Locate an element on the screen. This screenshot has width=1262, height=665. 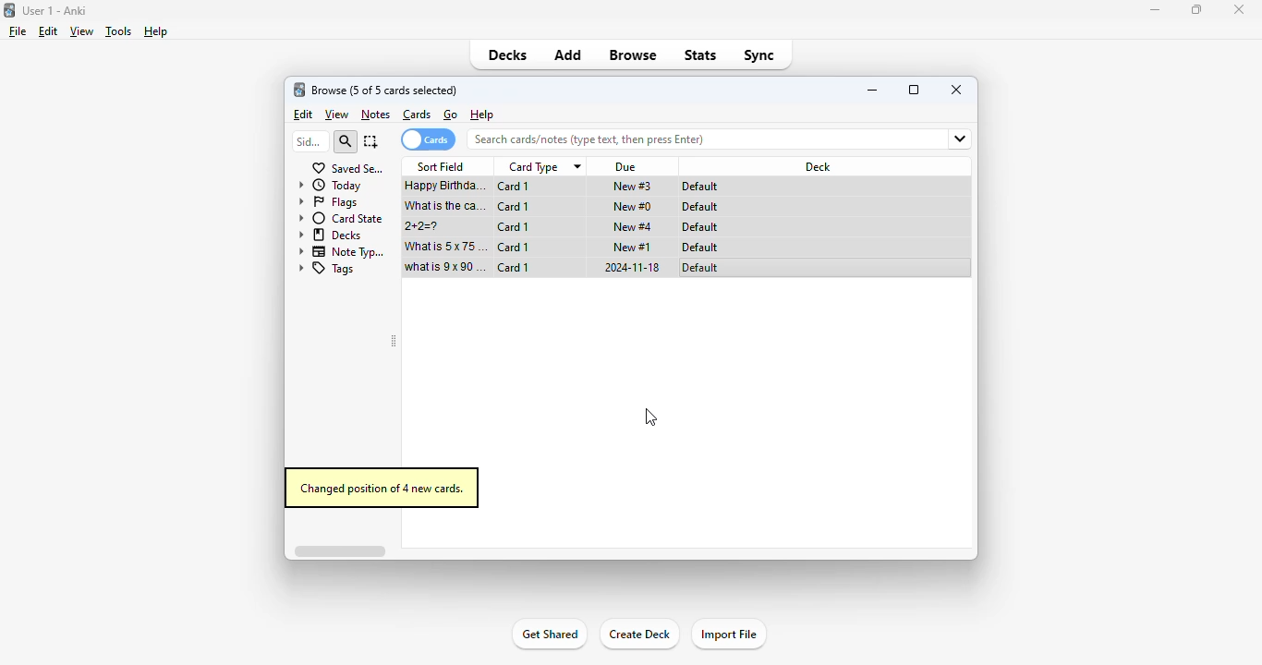
title is located at coordinates (54, 11).